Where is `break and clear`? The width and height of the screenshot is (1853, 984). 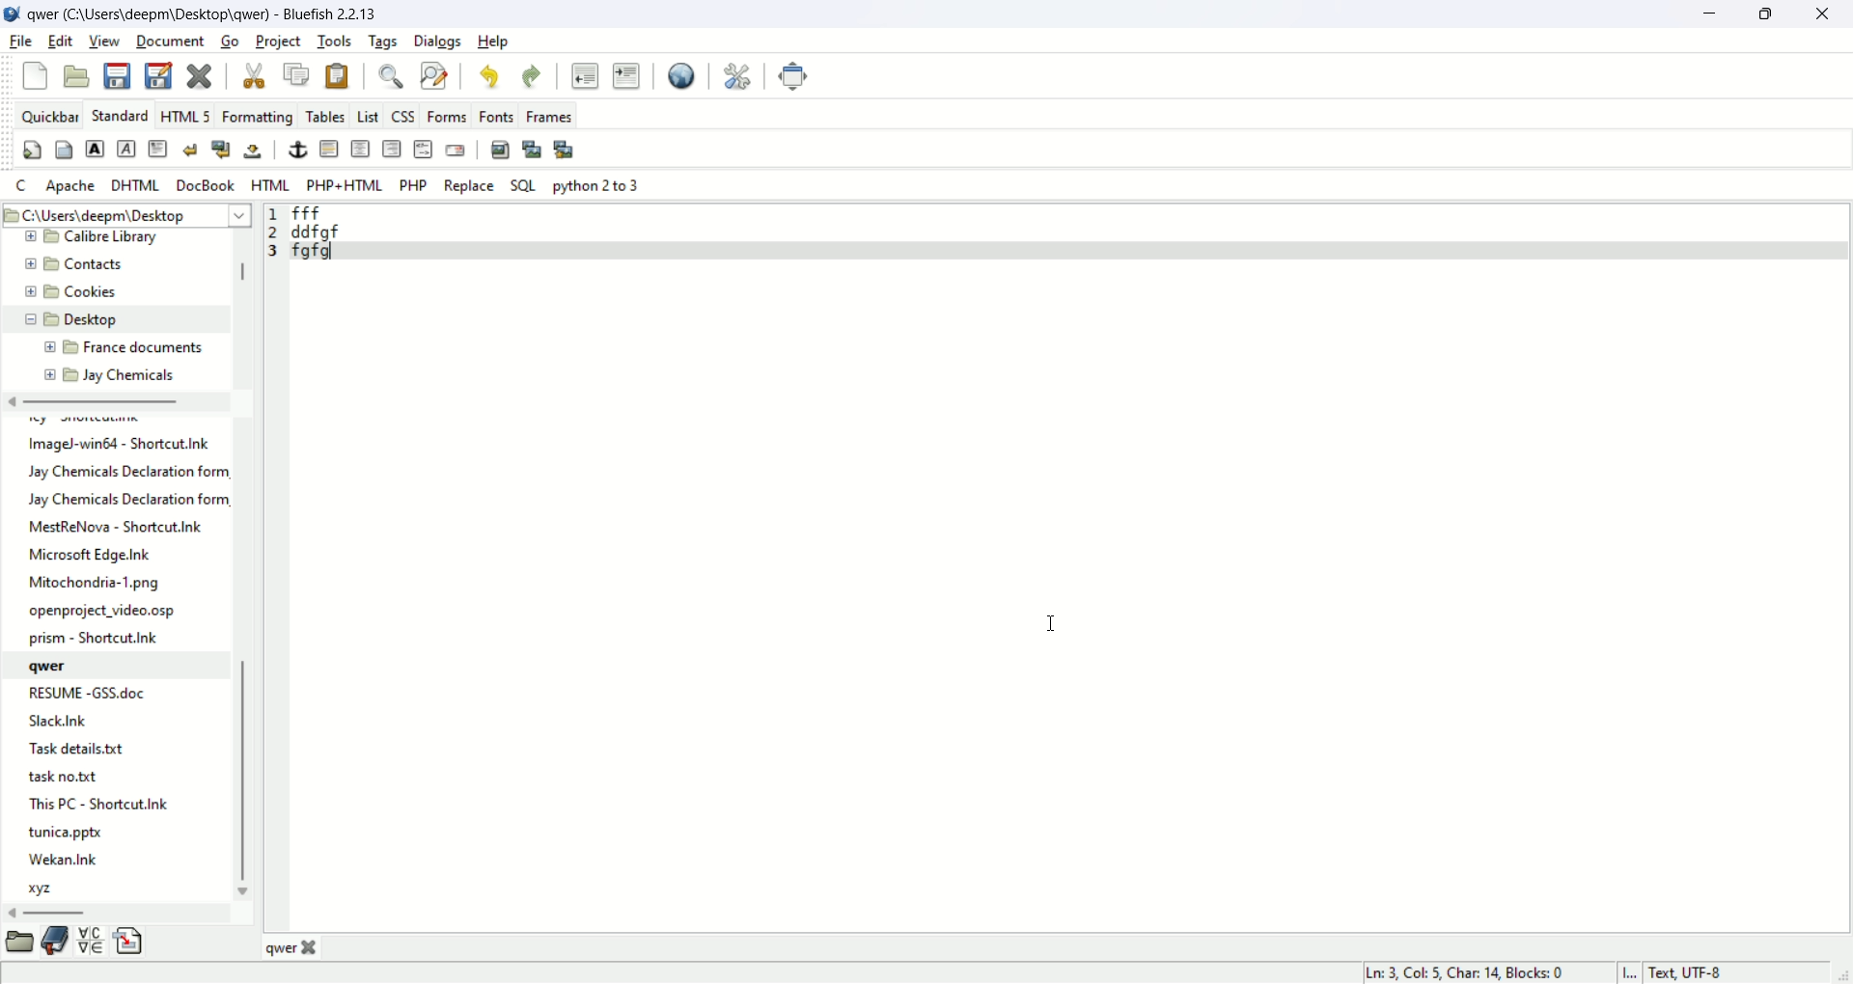 break and clear is located at coordinates (220, 150).